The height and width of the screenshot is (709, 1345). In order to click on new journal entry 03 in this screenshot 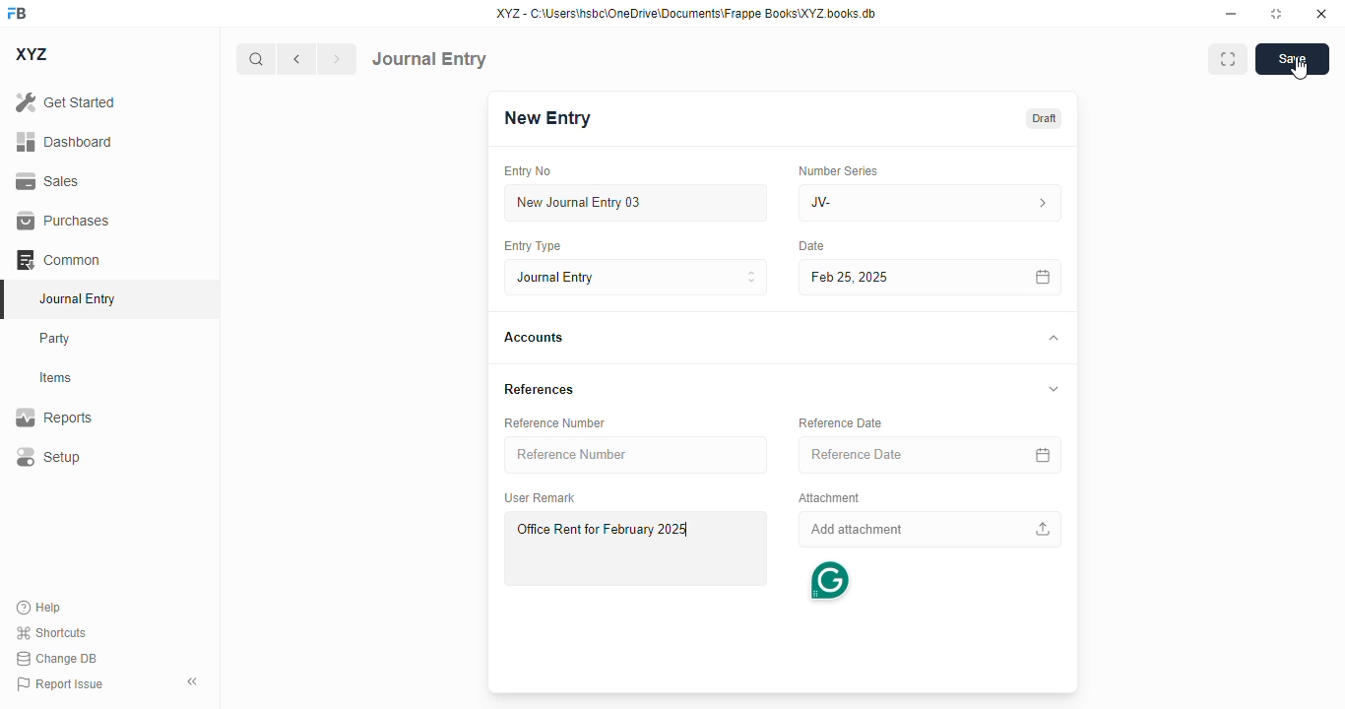, I will do `click(634, 203)`.